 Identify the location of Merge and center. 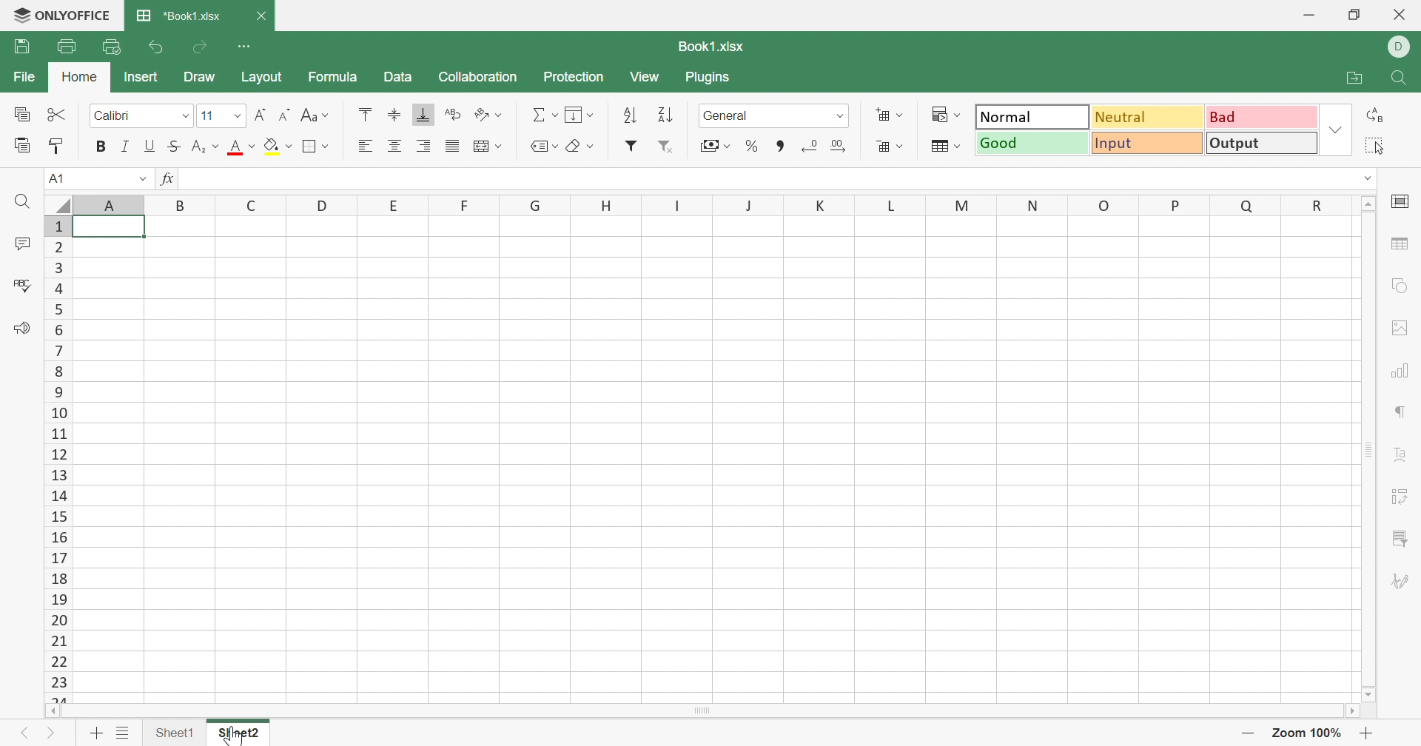
(483, 146).